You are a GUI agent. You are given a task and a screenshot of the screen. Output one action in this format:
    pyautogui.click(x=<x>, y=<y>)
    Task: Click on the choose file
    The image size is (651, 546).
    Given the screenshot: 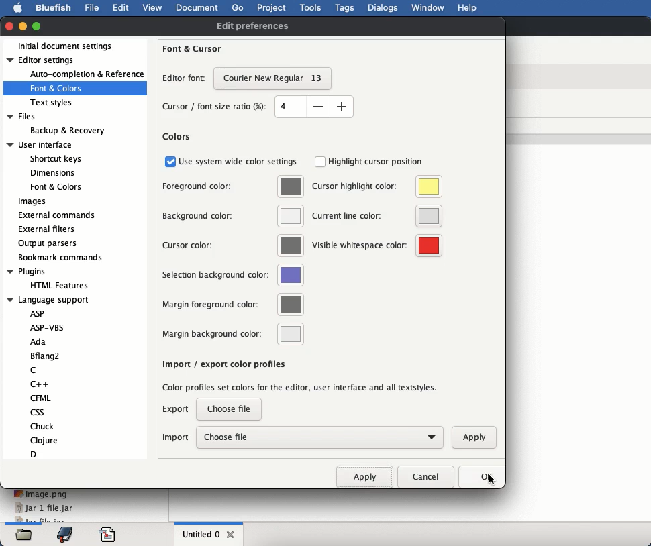 What is the action you would take?
    pyautogui.click(x=319, y=437)
    